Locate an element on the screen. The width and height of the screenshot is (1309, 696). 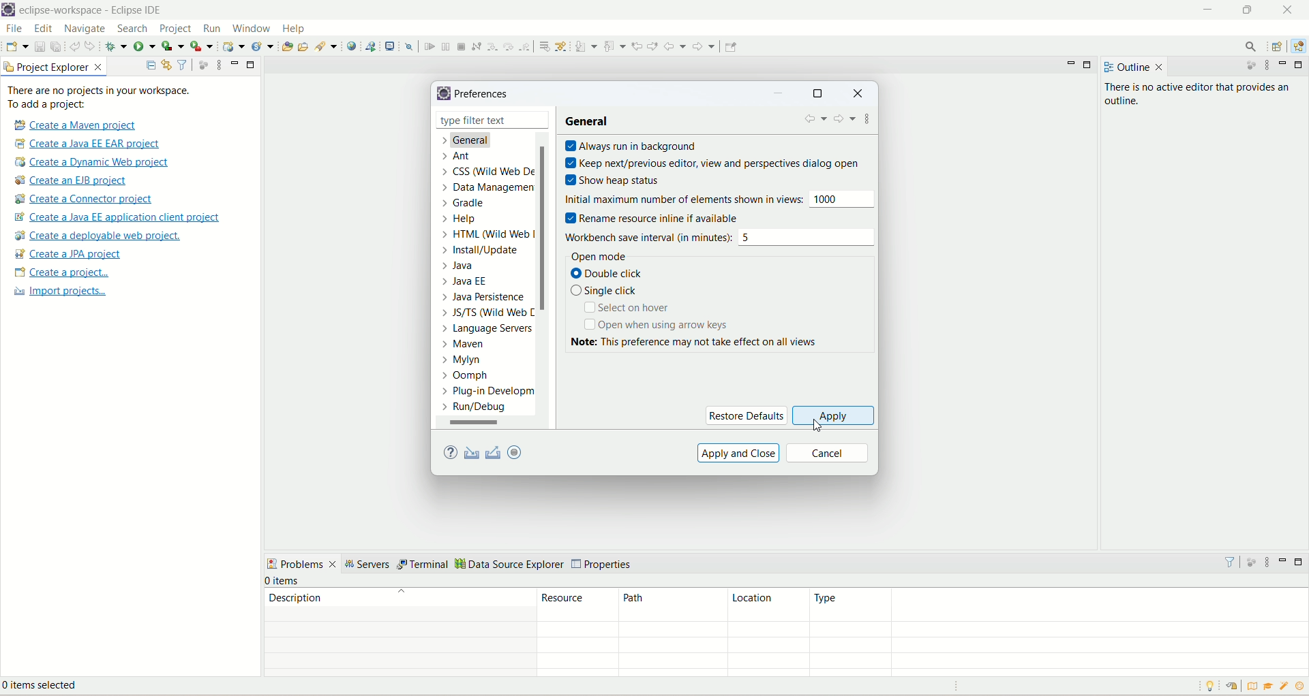
minimize is located at coordinates (235, 63).